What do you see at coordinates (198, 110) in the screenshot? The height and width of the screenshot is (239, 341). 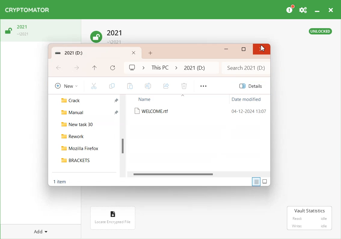 I see `WELCOME.rtf` at bounding box center [198, 110].